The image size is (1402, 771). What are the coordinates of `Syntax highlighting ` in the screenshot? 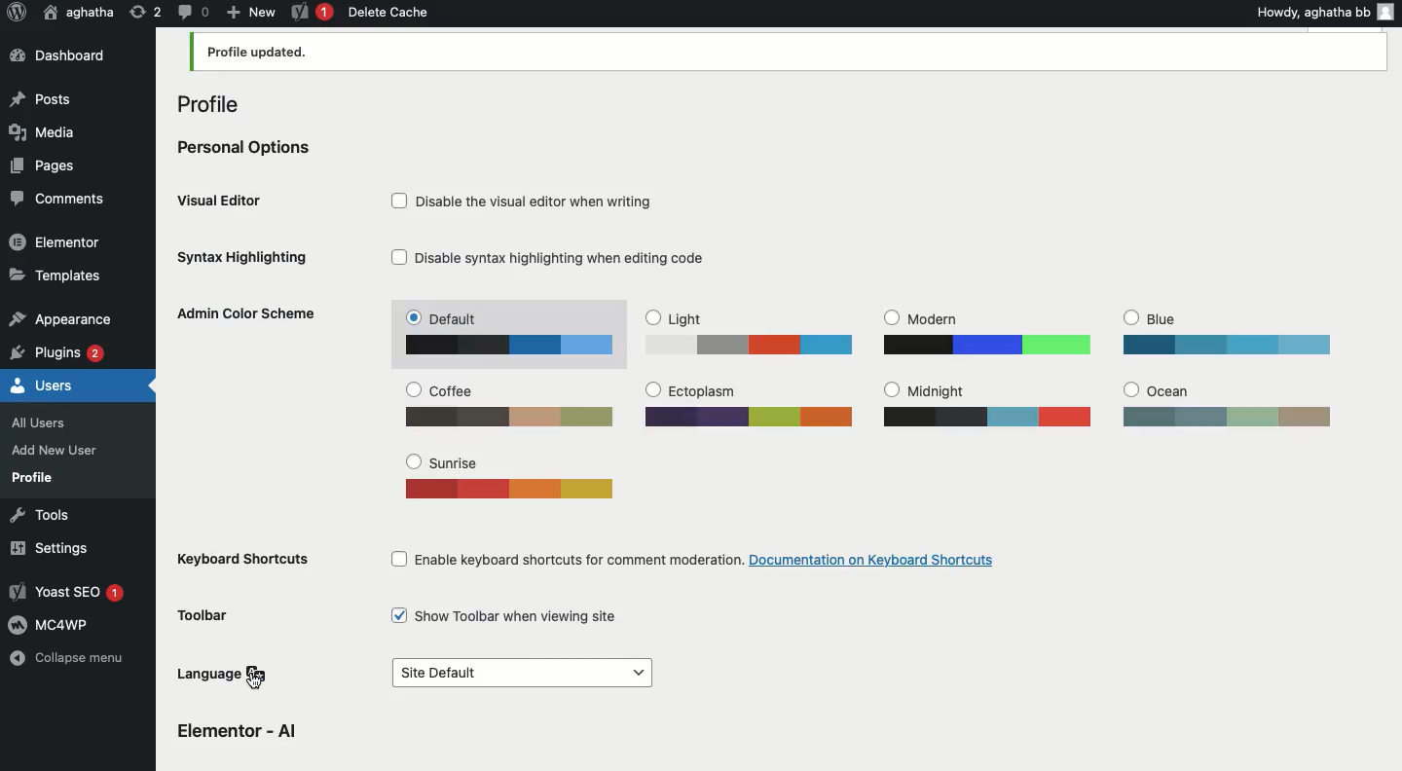 It's located at (258, 254).